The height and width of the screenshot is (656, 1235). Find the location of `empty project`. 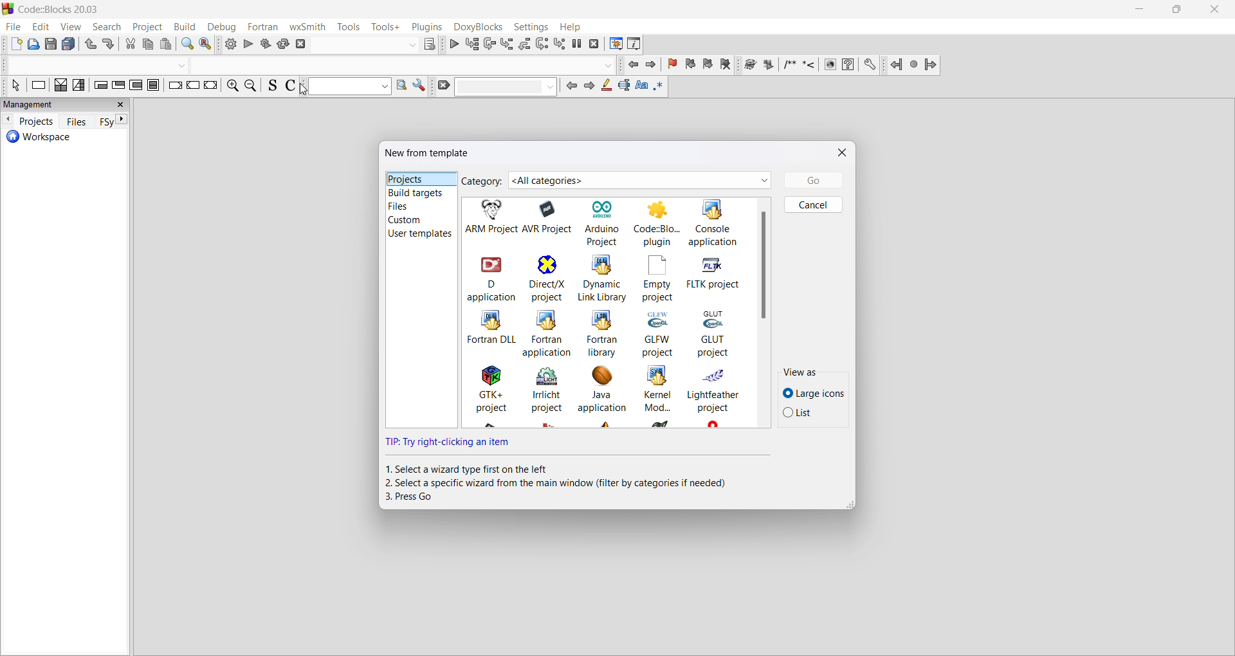

empty project is located at coordinates (659, 278).